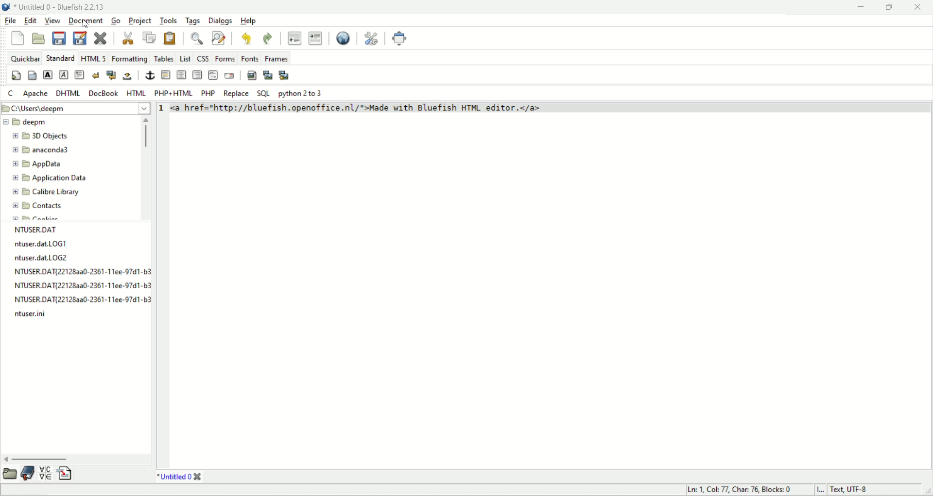  I want to click on minimize, so click(858, 7).